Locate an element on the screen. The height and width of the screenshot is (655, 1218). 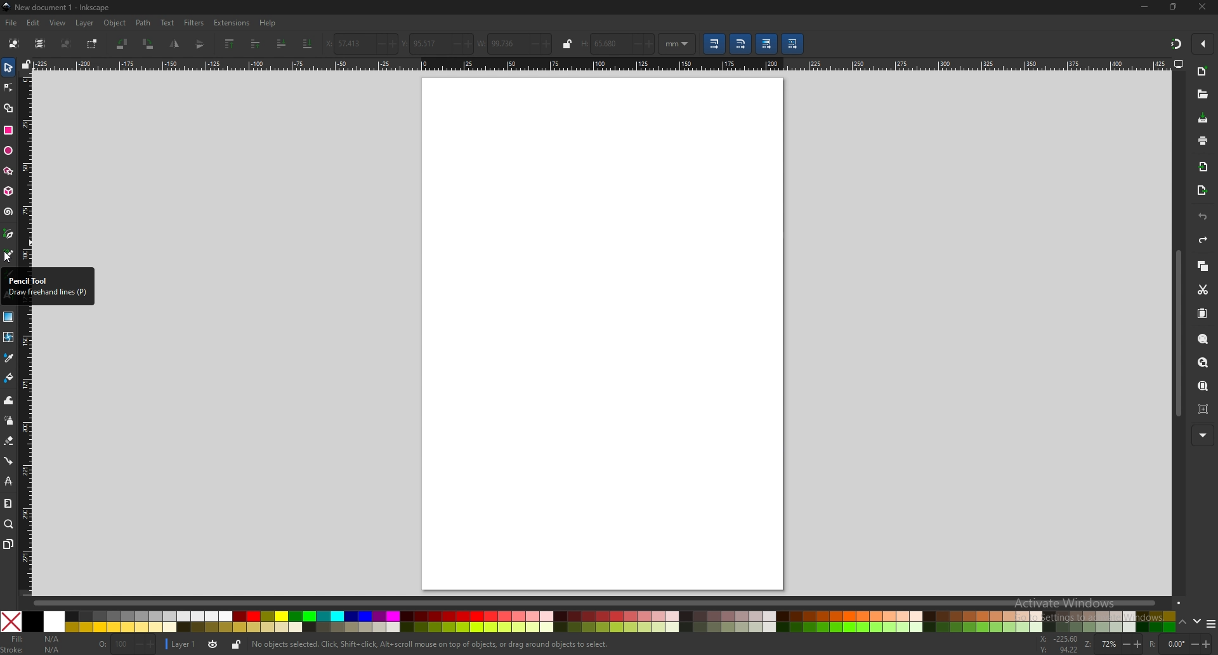
new is located at coordinates (1203, 73).